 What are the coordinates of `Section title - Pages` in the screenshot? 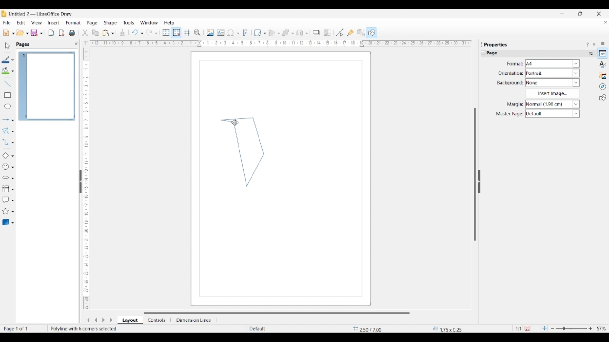 It's located at (24, 44).